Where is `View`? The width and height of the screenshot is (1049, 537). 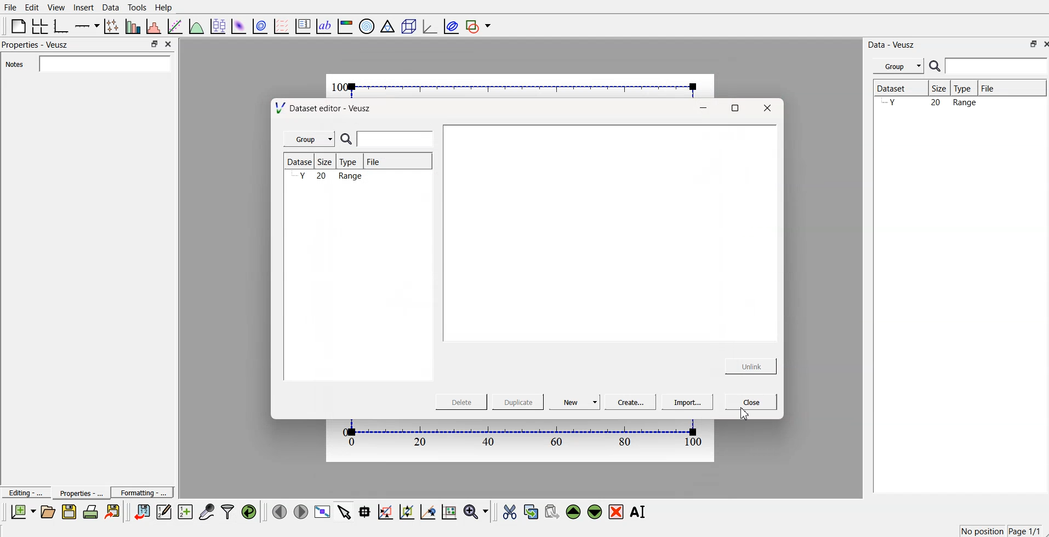
View is located at coordinates (56, 7).